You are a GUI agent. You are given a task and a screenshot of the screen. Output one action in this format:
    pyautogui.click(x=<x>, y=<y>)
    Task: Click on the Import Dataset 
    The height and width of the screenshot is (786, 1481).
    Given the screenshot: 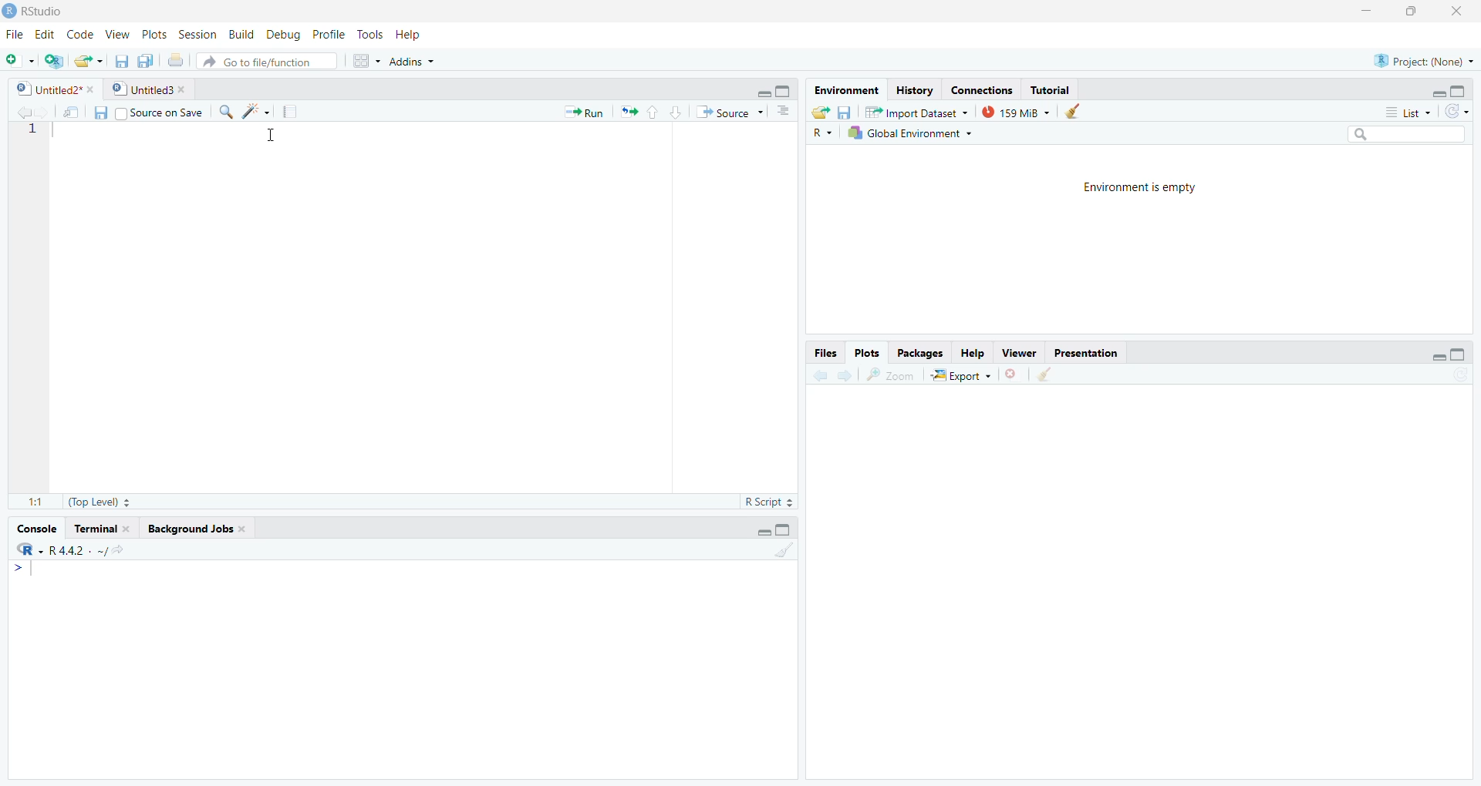 What is the action you would take?
    pyautogui.click(x=916, y=111)
    